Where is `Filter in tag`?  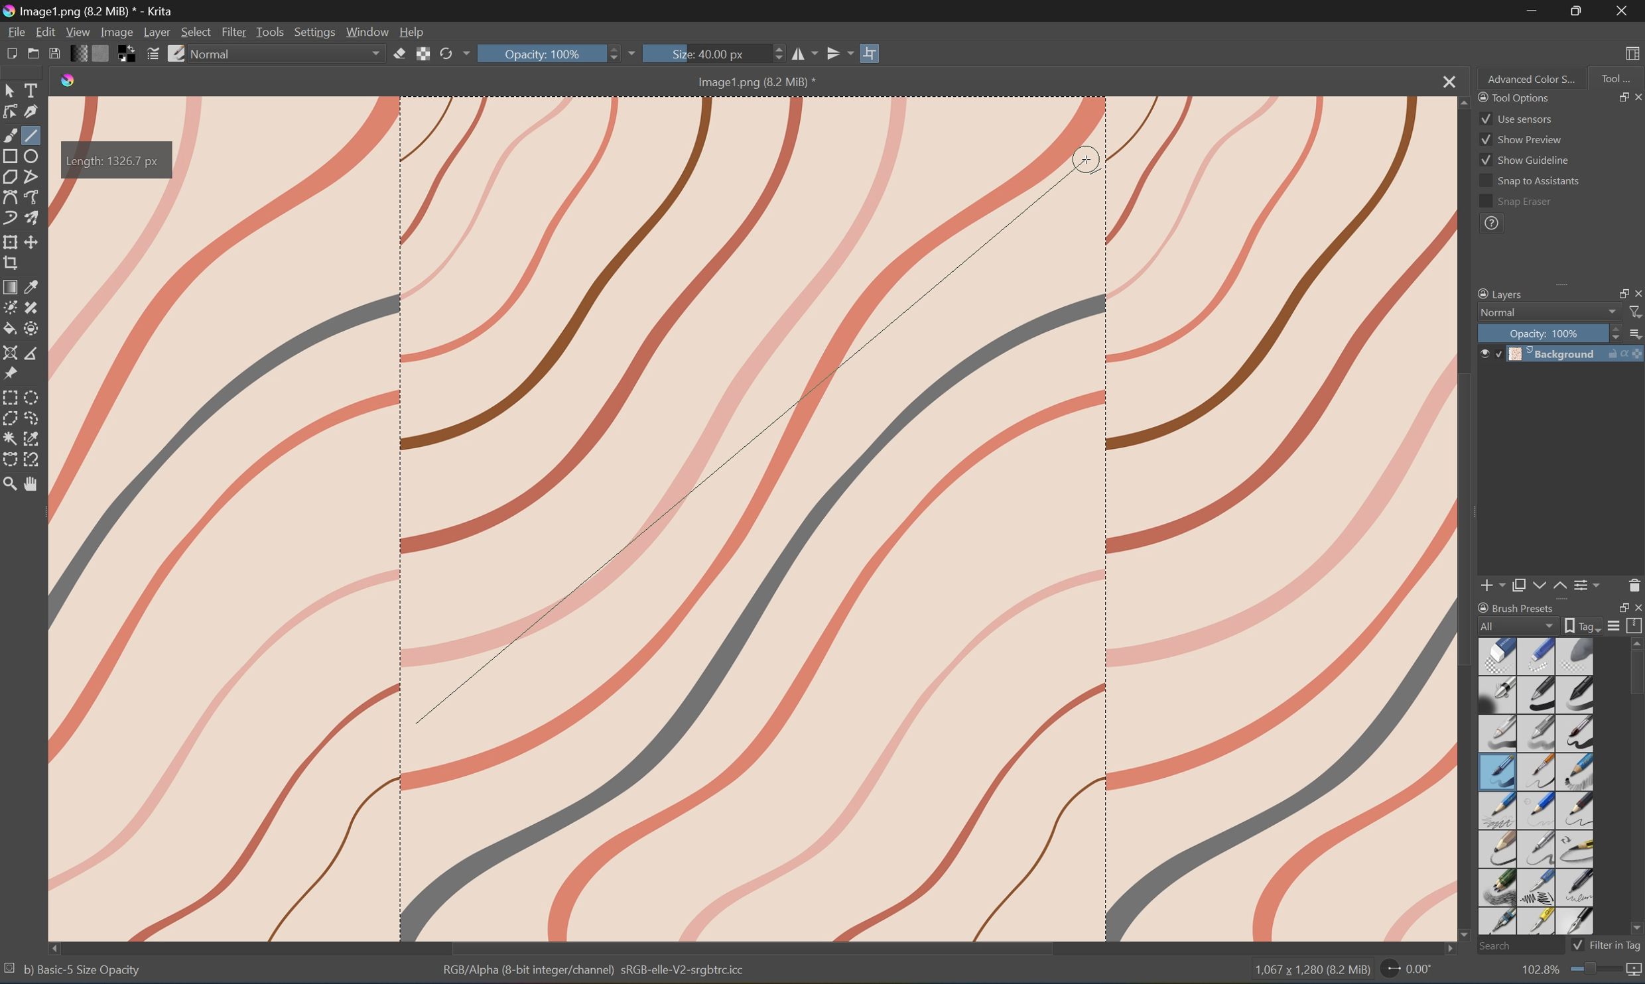 Filter in tag is located at coordinates (1616, 945).